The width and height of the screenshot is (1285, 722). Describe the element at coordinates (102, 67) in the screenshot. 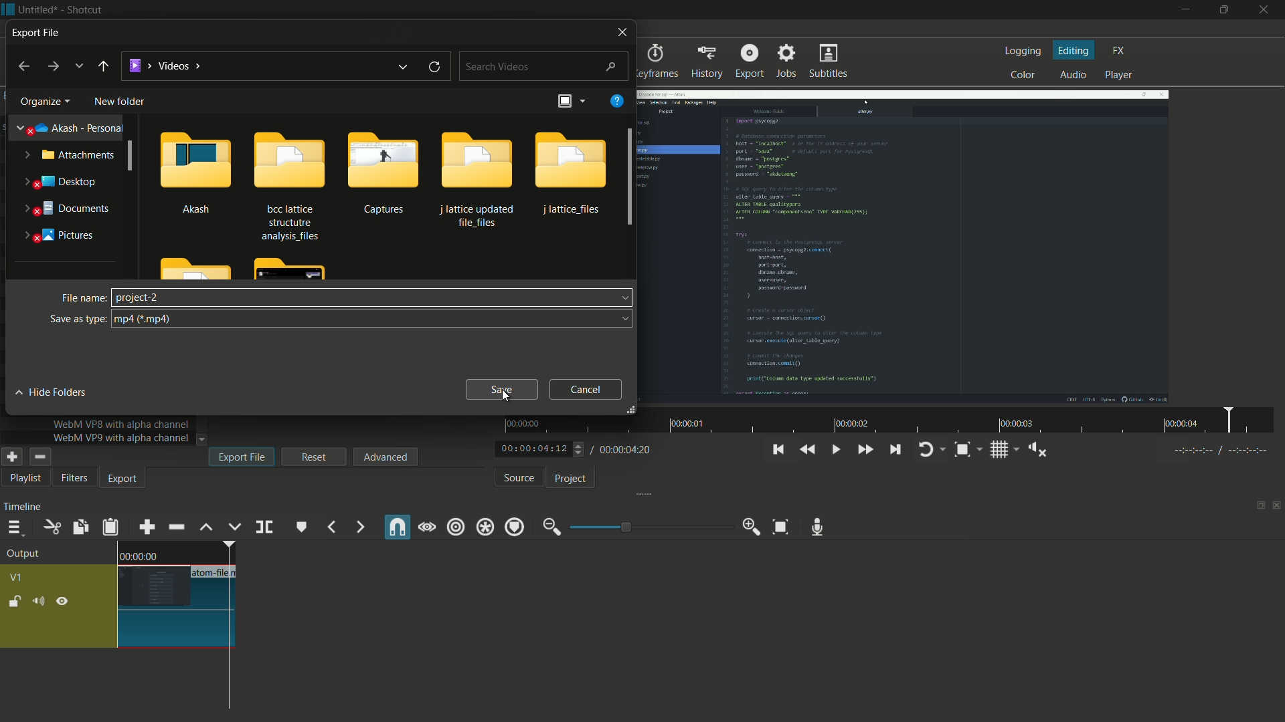

I see `ack` at that location.